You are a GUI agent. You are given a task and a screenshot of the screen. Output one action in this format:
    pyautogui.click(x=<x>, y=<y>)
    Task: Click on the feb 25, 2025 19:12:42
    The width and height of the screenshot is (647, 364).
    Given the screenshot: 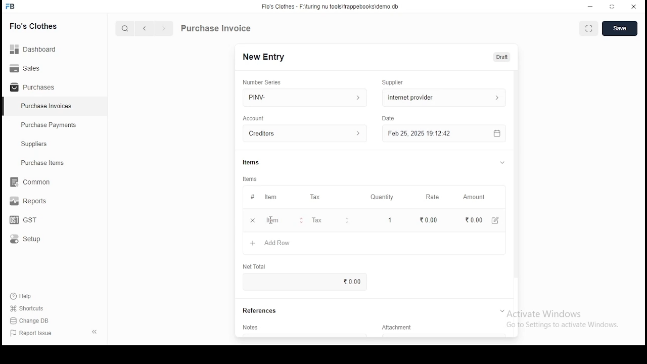 What is the action you would take?
    pyautogui.click(x=443, y=133)
    